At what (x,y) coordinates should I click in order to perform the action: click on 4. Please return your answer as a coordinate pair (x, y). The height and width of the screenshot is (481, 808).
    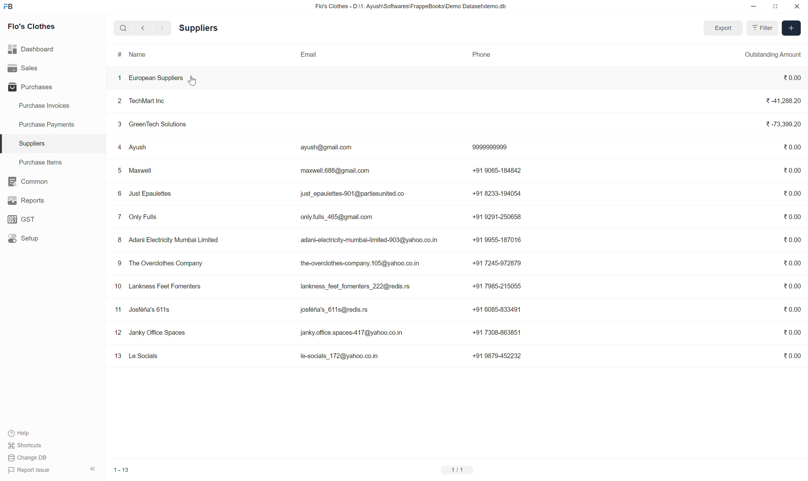
    Looking at the image, I should click on (119, 147).